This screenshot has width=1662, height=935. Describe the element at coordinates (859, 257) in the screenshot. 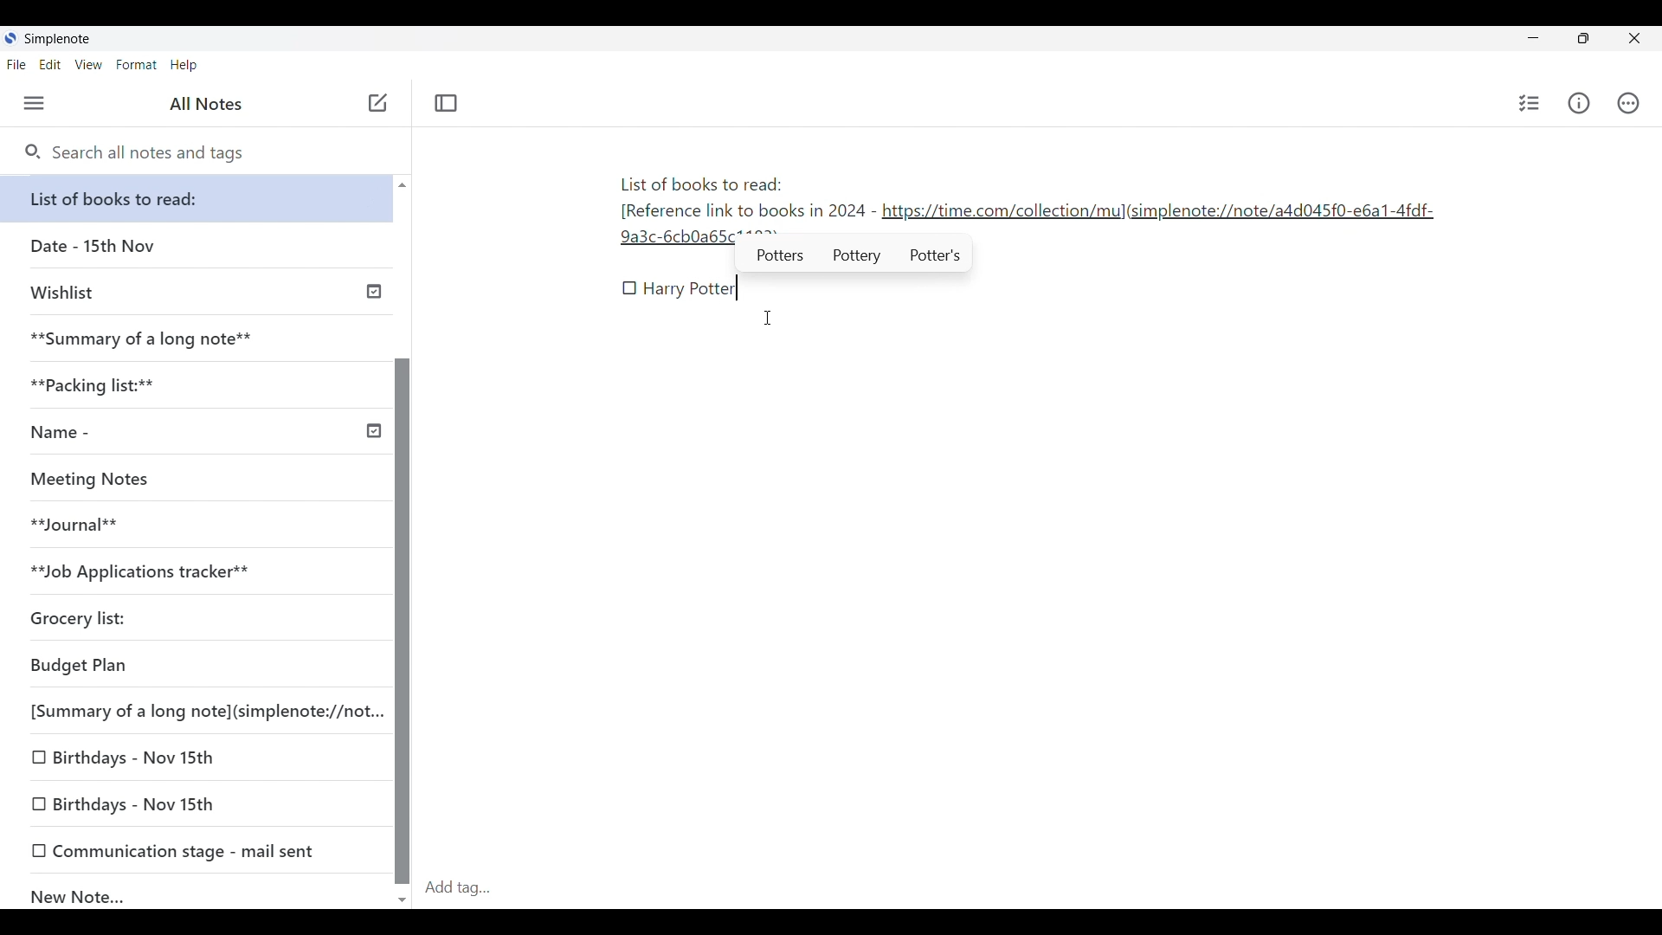

I see `Pottery` at that location.